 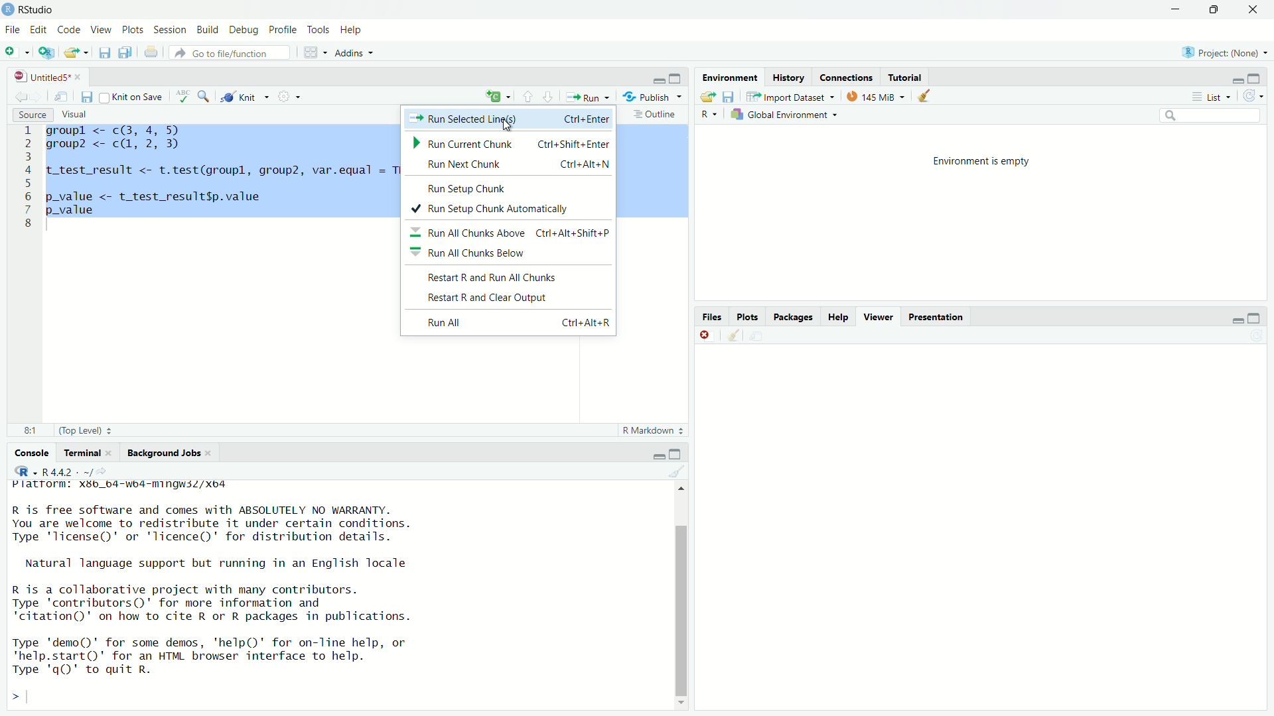 What do you see at coordinates (290, 95) in the screenshot?
I see `settings` at bounding box center [290, 95].